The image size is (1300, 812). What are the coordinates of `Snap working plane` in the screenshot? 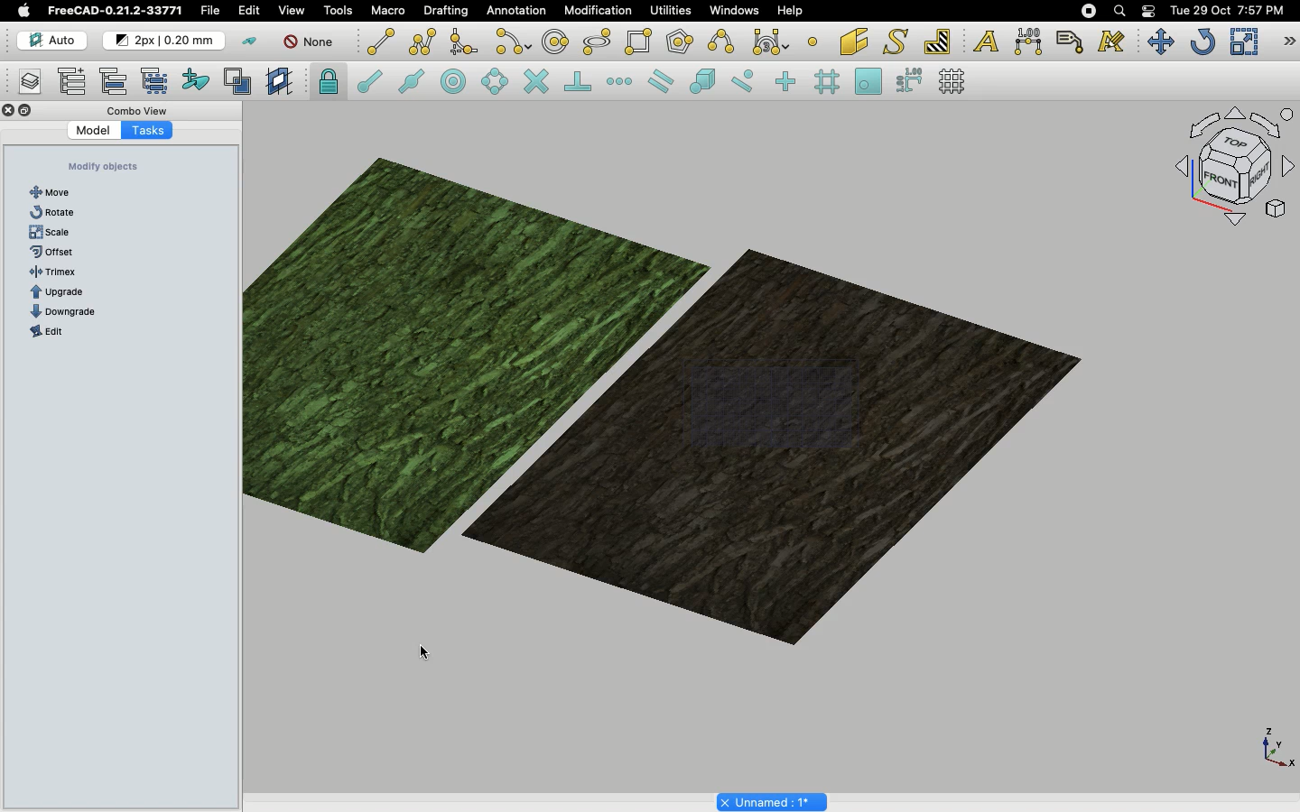 It's located at (868, 83).